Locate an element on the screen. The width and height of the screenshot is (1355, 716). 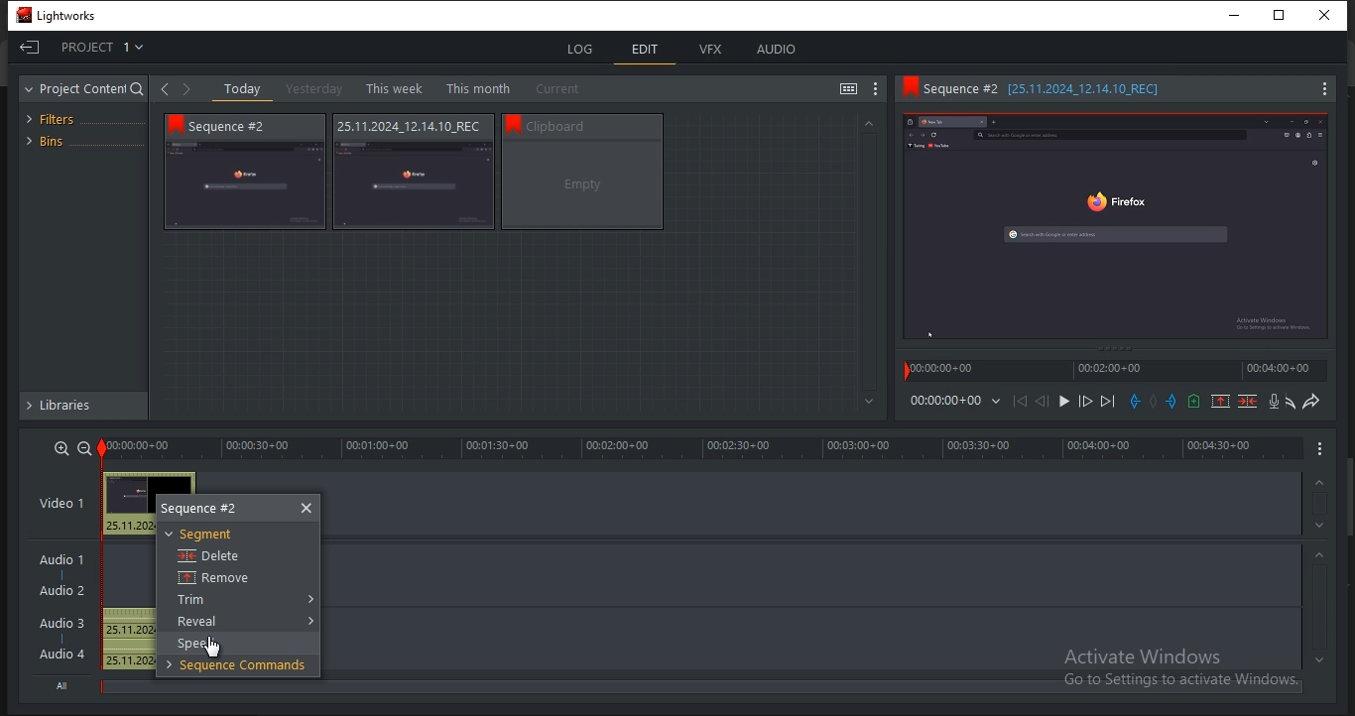
move forward is located at coordinates (1110, 402).